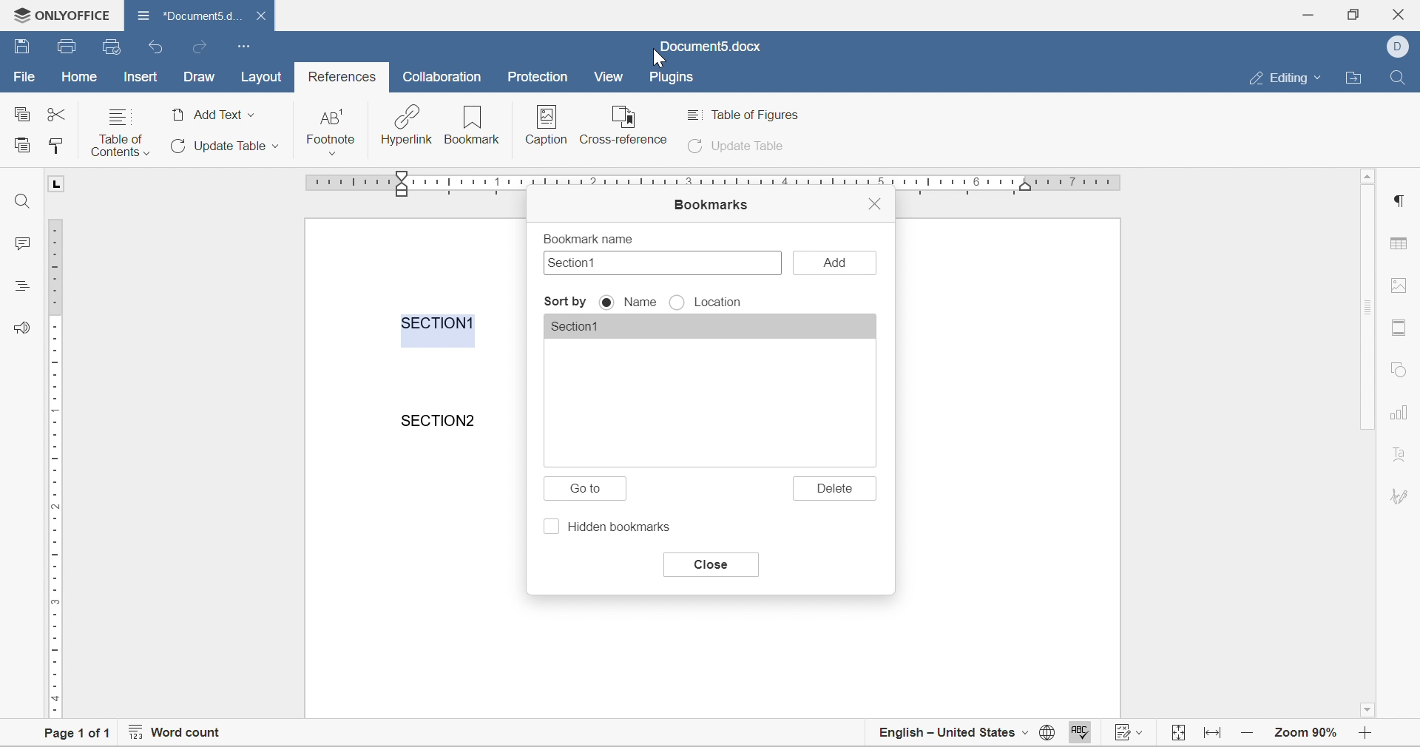  I want to click on zoom 90%, so click(1305, 731).